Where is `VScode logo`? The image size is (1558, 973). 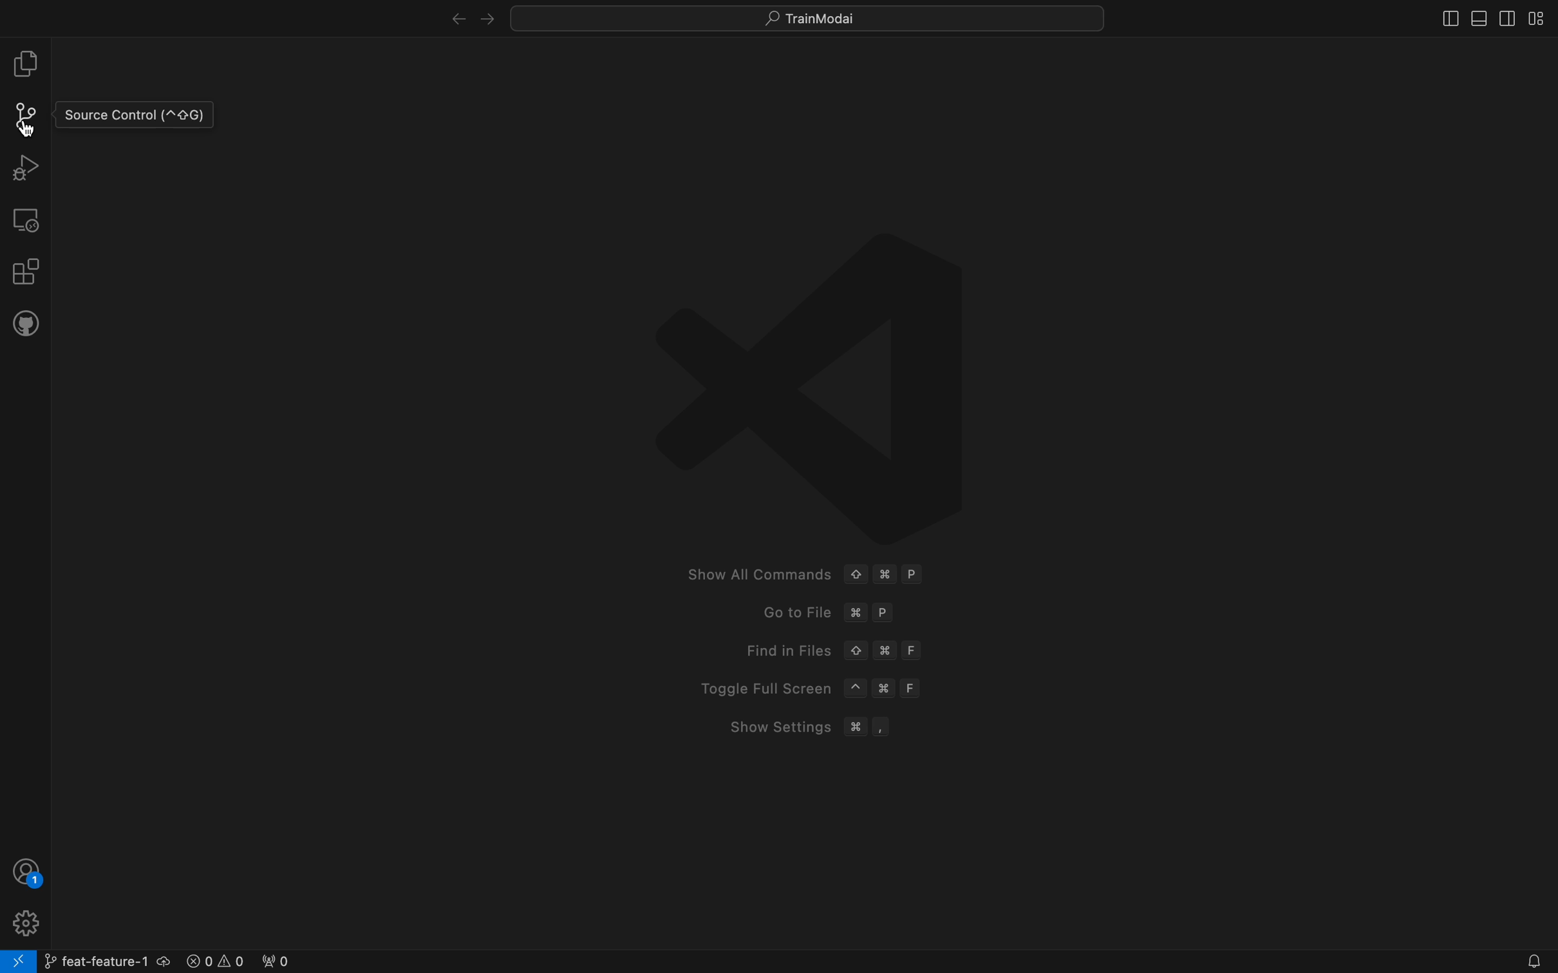
VScode logo is located at coordinates (812, 374).